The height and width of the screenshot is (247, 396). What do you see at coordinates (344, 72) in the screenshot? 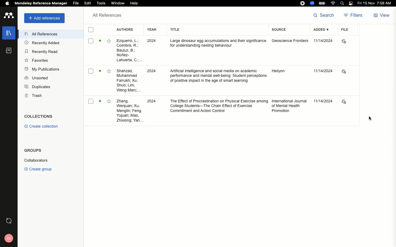
I see `pdf` at bounding box center [344, 72].